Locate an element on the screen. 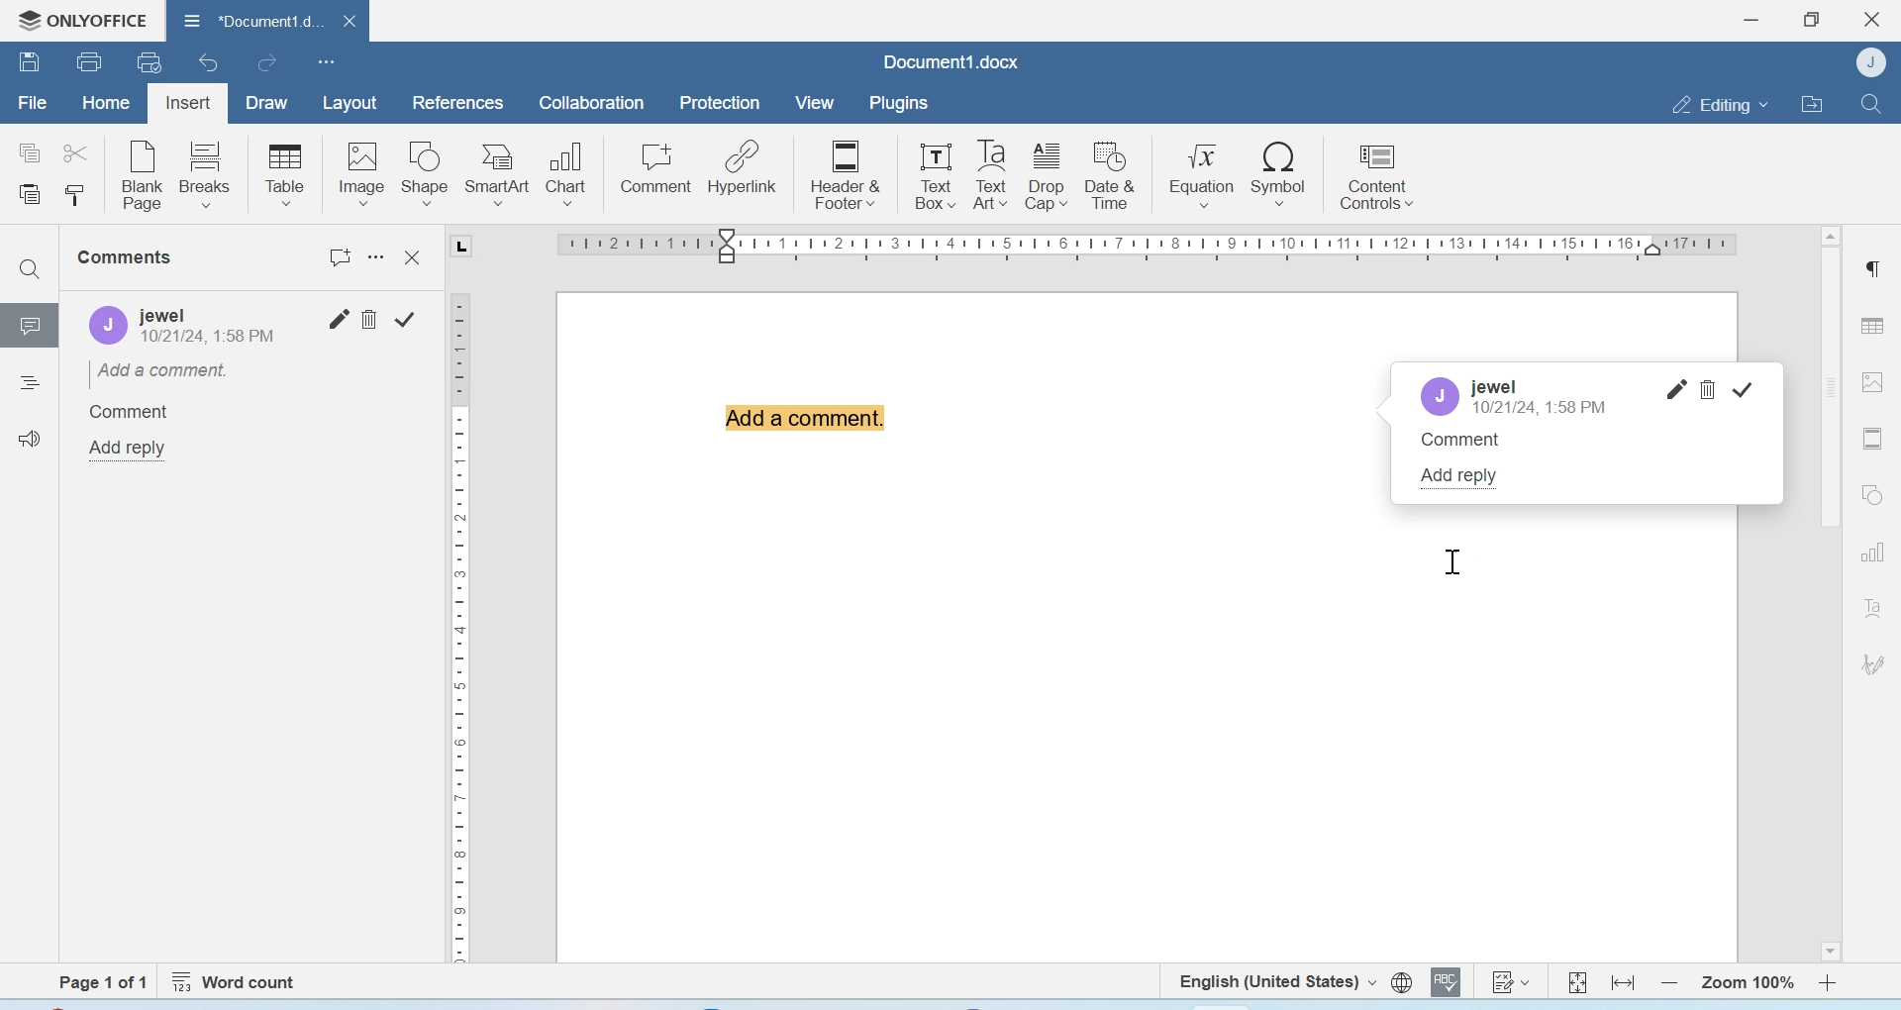  Find is located at coordinates (1869, 103).